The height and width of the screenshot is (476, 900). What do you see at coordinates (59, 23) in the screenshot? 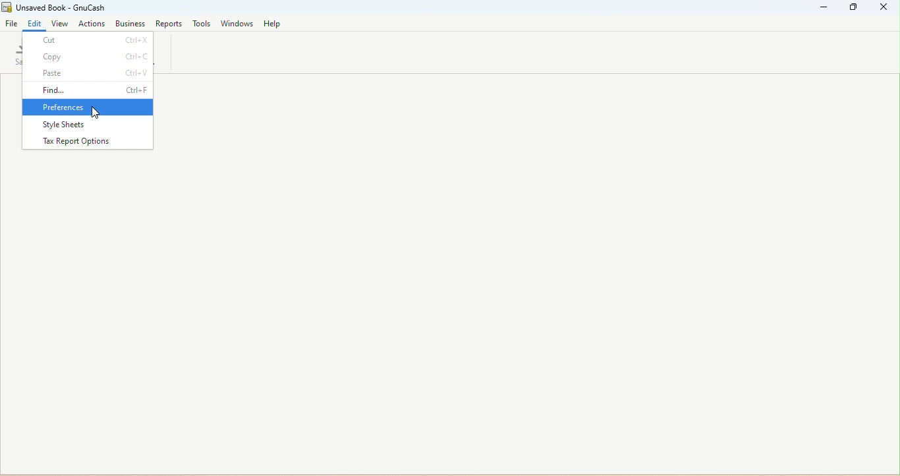
I see `view` at bounding box center [59, 23].